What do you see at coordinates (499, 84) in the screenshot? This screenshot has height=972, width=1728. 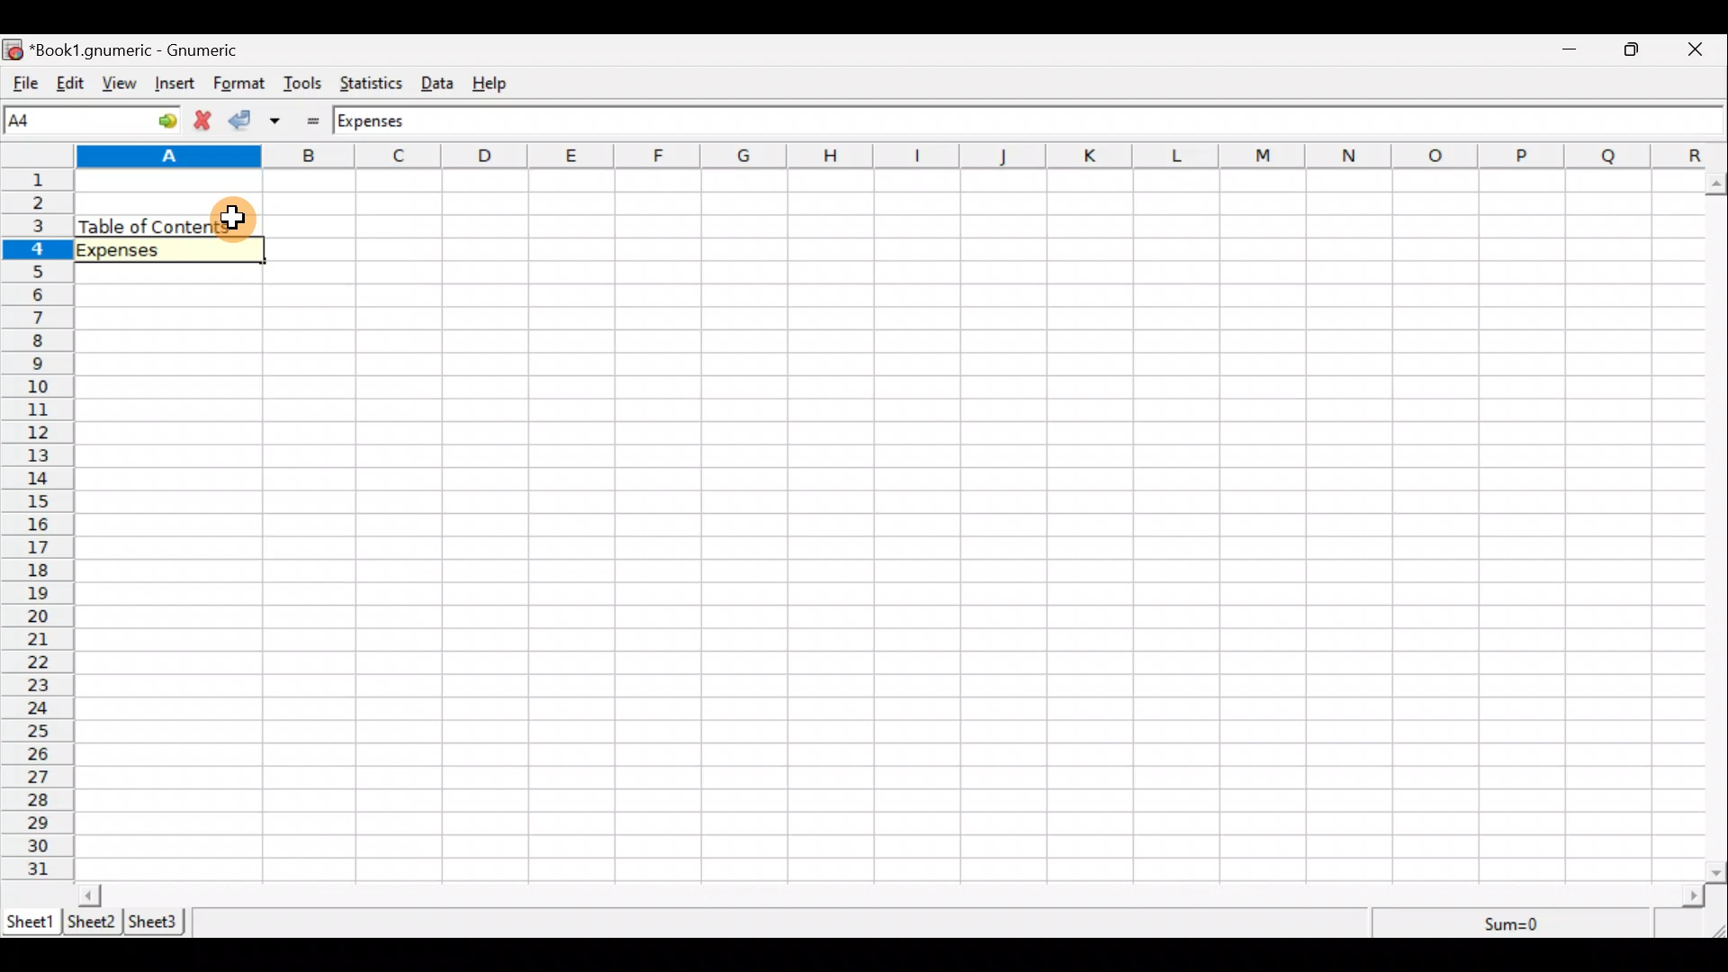 I see `Help` at bounding box center [499, 84].